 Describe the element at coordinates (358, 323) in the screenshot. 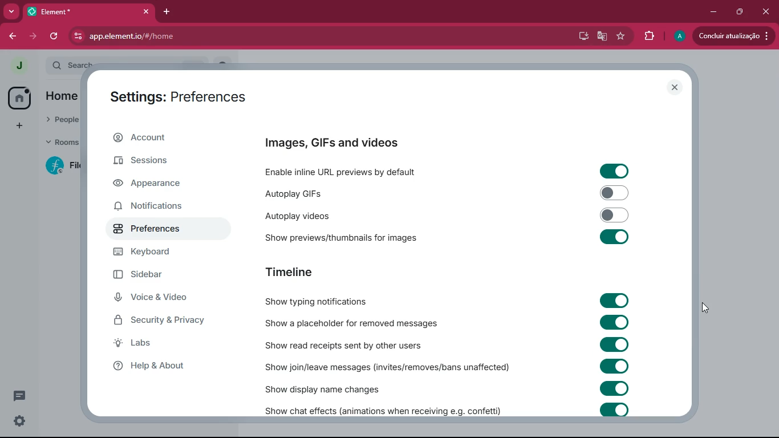

I see `show a placeholder for removed messages` at that location.